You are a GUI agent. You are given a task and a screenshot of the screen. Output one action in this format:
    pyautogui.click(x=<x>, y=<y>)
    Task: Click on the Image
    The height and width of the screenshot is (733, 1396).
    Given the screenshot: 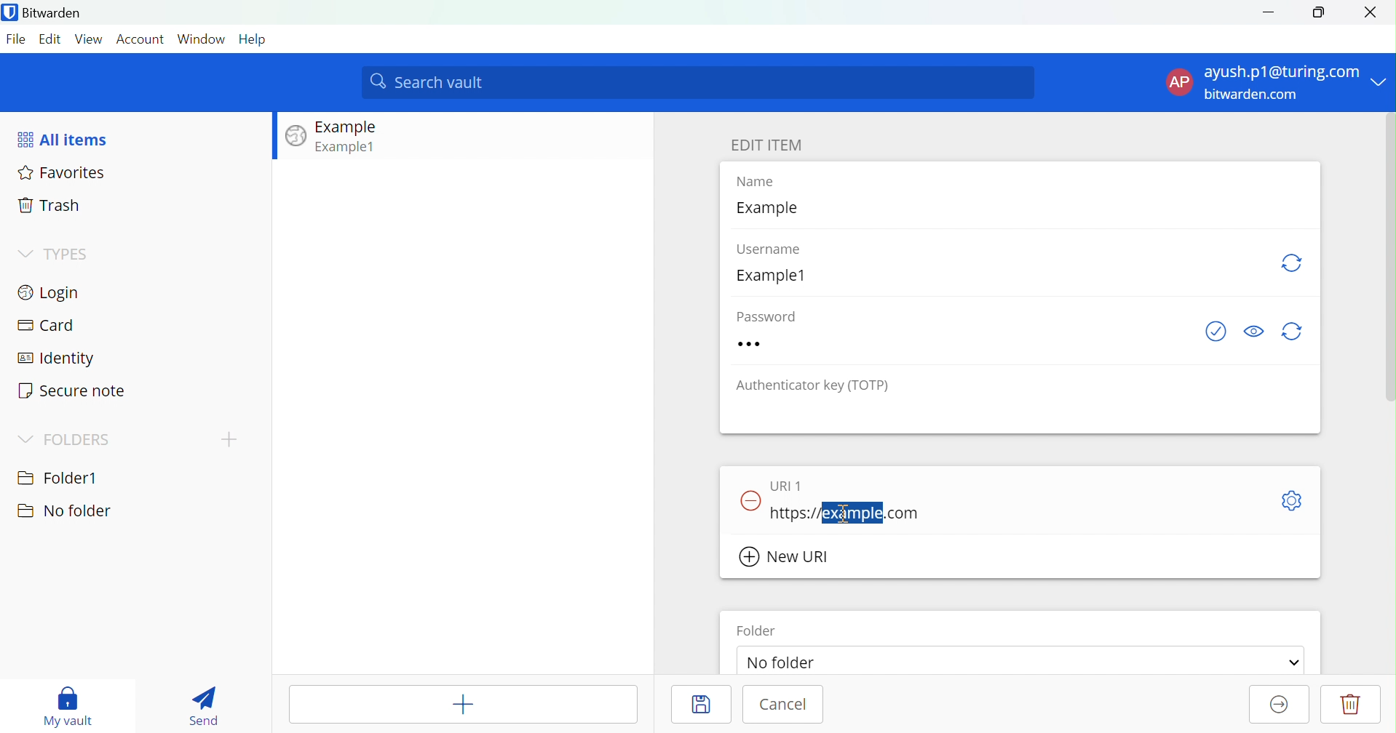 What is the action you would take?
    pyautogui.click(x=296, y=137)
    